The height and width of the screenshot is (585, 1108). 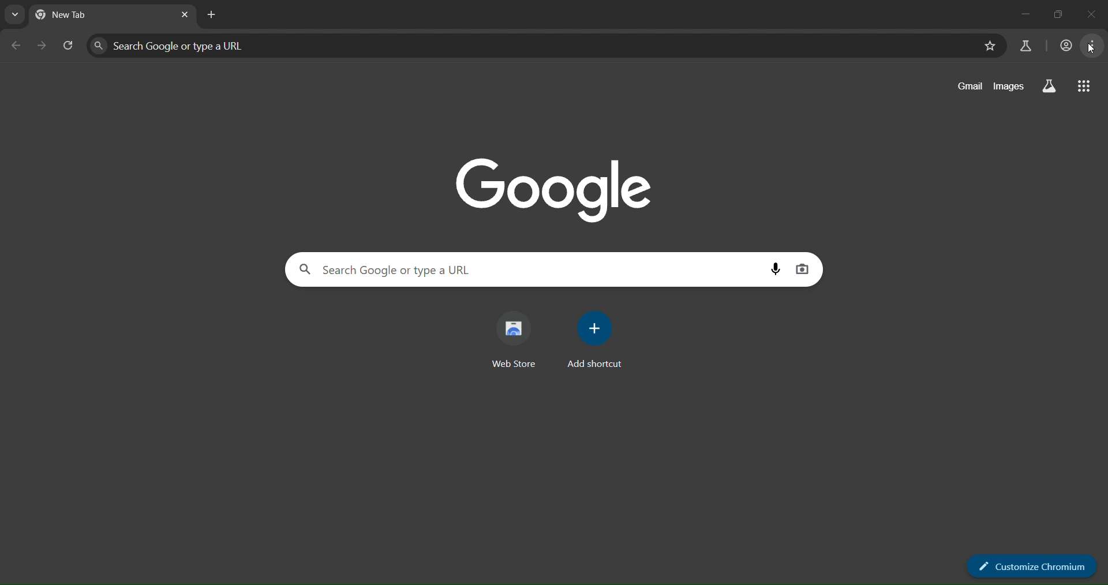 I want to click on new tab, so click(x=73, y=16).